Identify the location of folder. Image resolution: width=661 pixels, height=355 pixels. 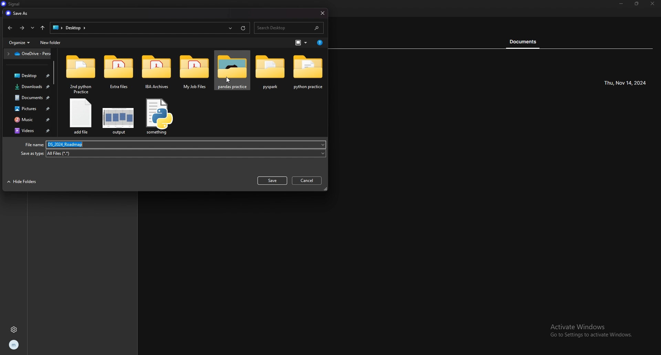
(28, 54).